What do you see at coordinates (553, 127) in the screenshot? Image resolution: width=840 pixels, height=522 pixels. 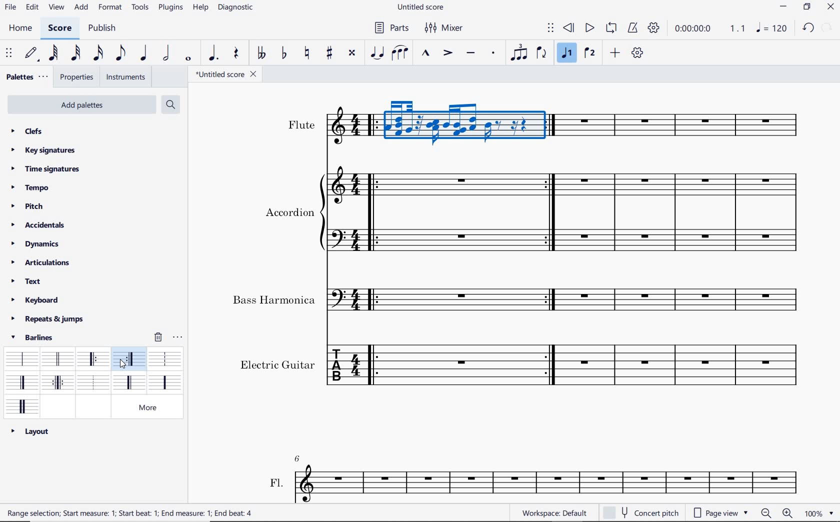 I see `right (end) repeat sign added` at bounding box center [553, 127].